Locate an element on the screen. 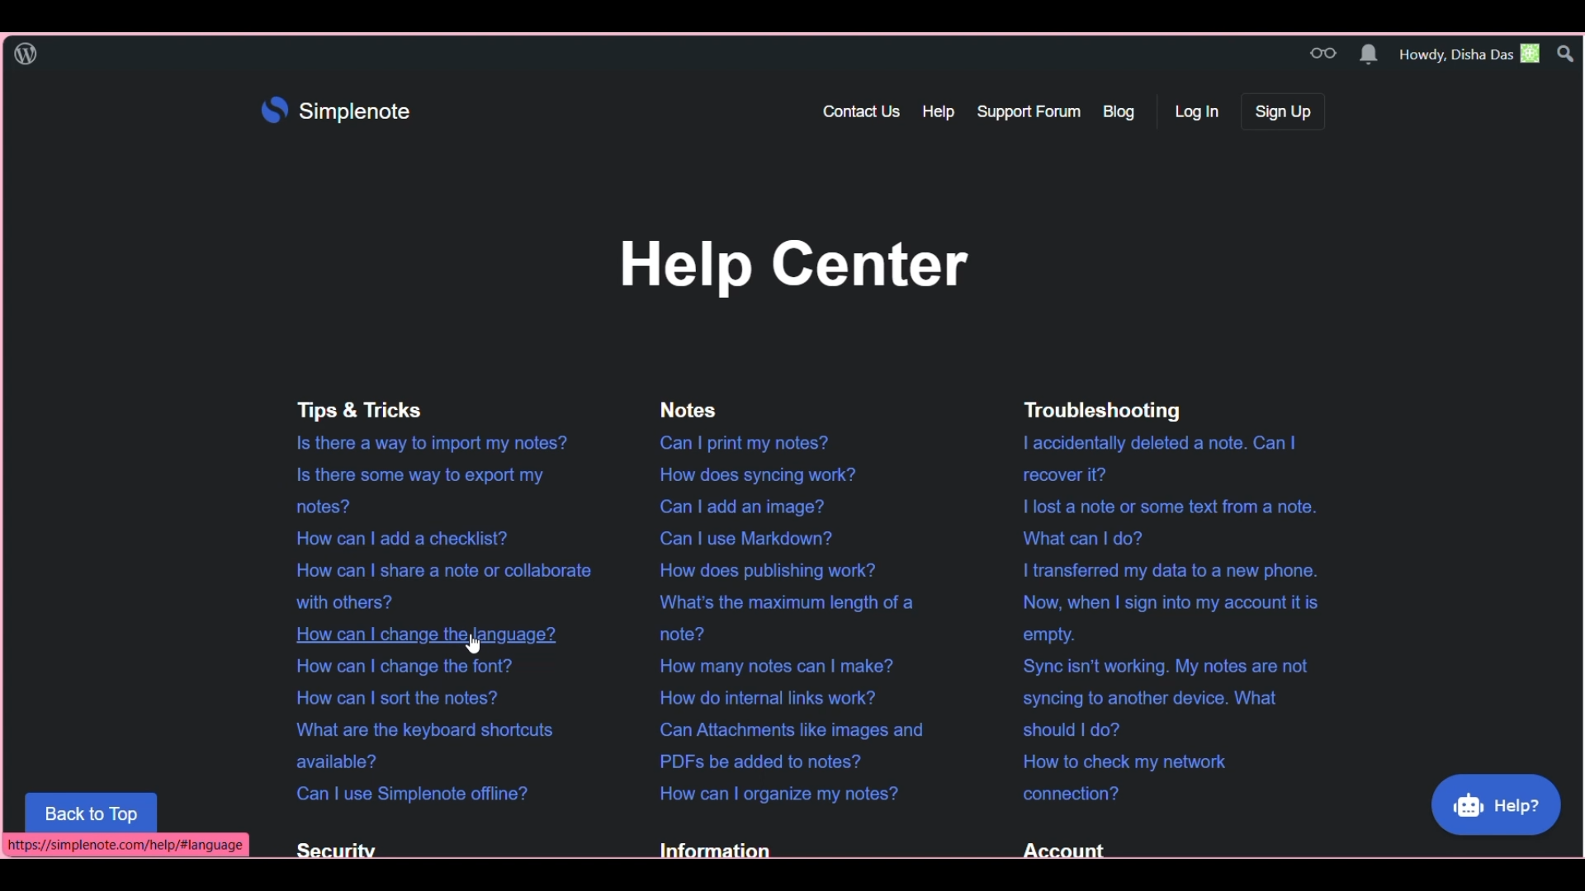 The width and height of the screenshot is (1585, 891). Can Attachments like images and PDFs be added to notes? is located at coordinates (784, 745).